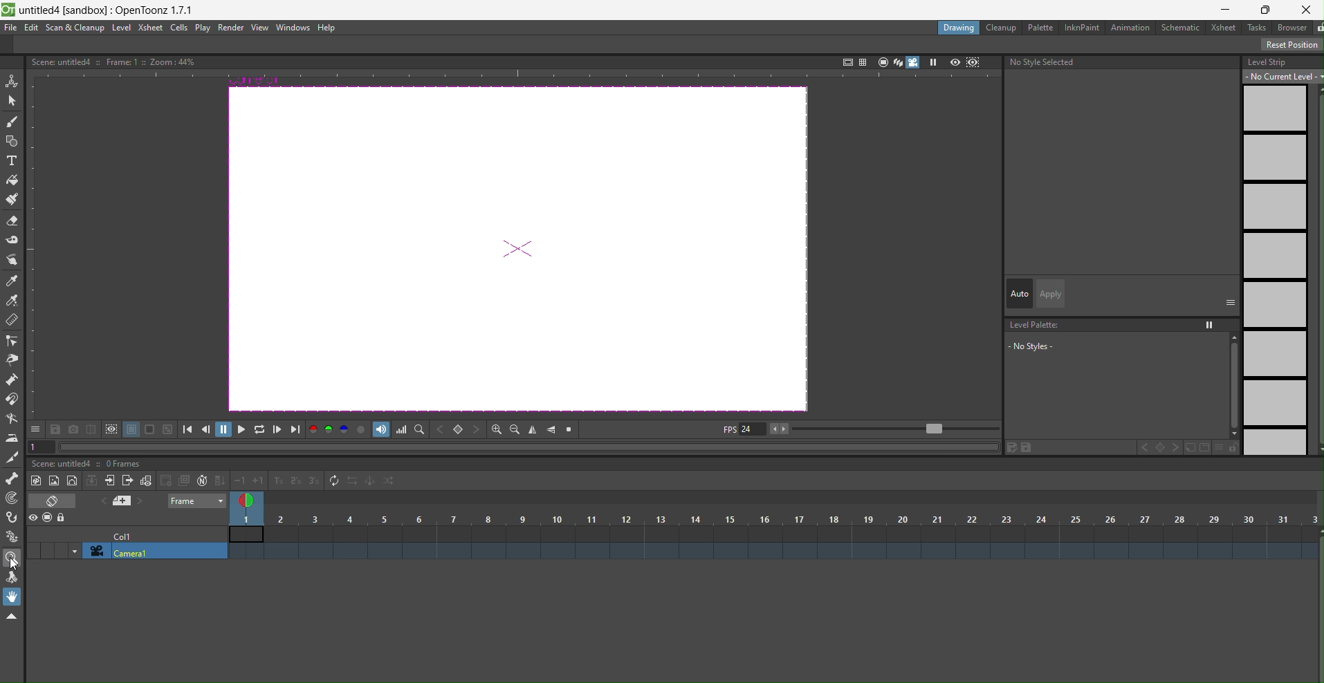 Image resolution: width=1324 pixels, height=683 pixels. Describe the element at coordinates (174, 480) in the screenshot. I see `icon` at that location.